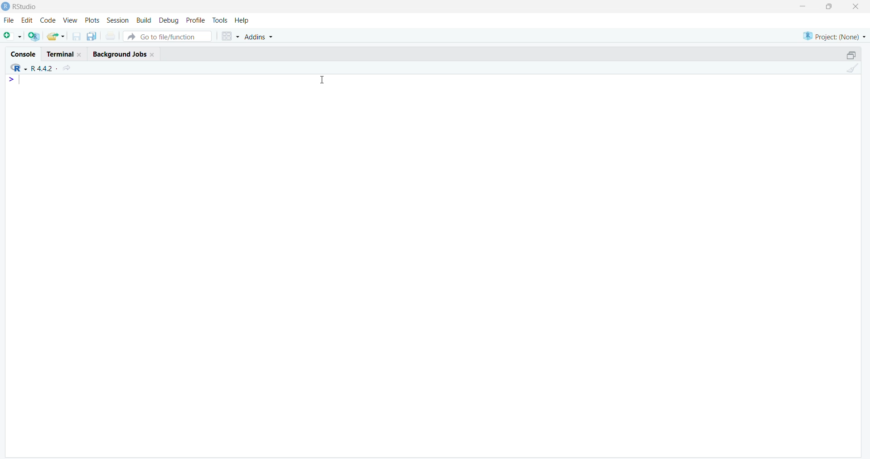  Describe the element at coordinates (8, 22) in the screenshot. I see `File` at that location.